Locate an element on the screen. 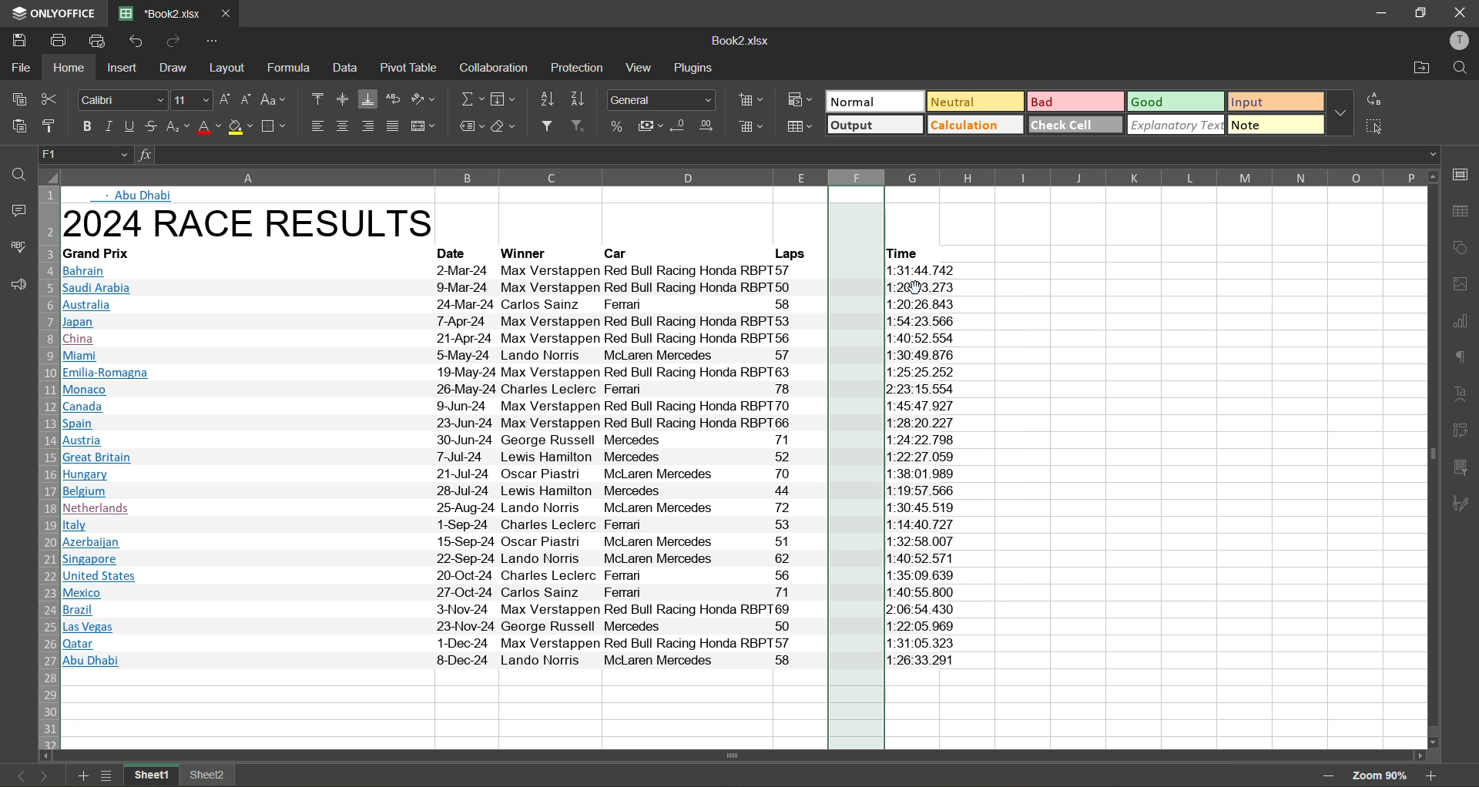 This screenshot has height=787, width=1479. zoom out is located at coordinates (1330, 775).